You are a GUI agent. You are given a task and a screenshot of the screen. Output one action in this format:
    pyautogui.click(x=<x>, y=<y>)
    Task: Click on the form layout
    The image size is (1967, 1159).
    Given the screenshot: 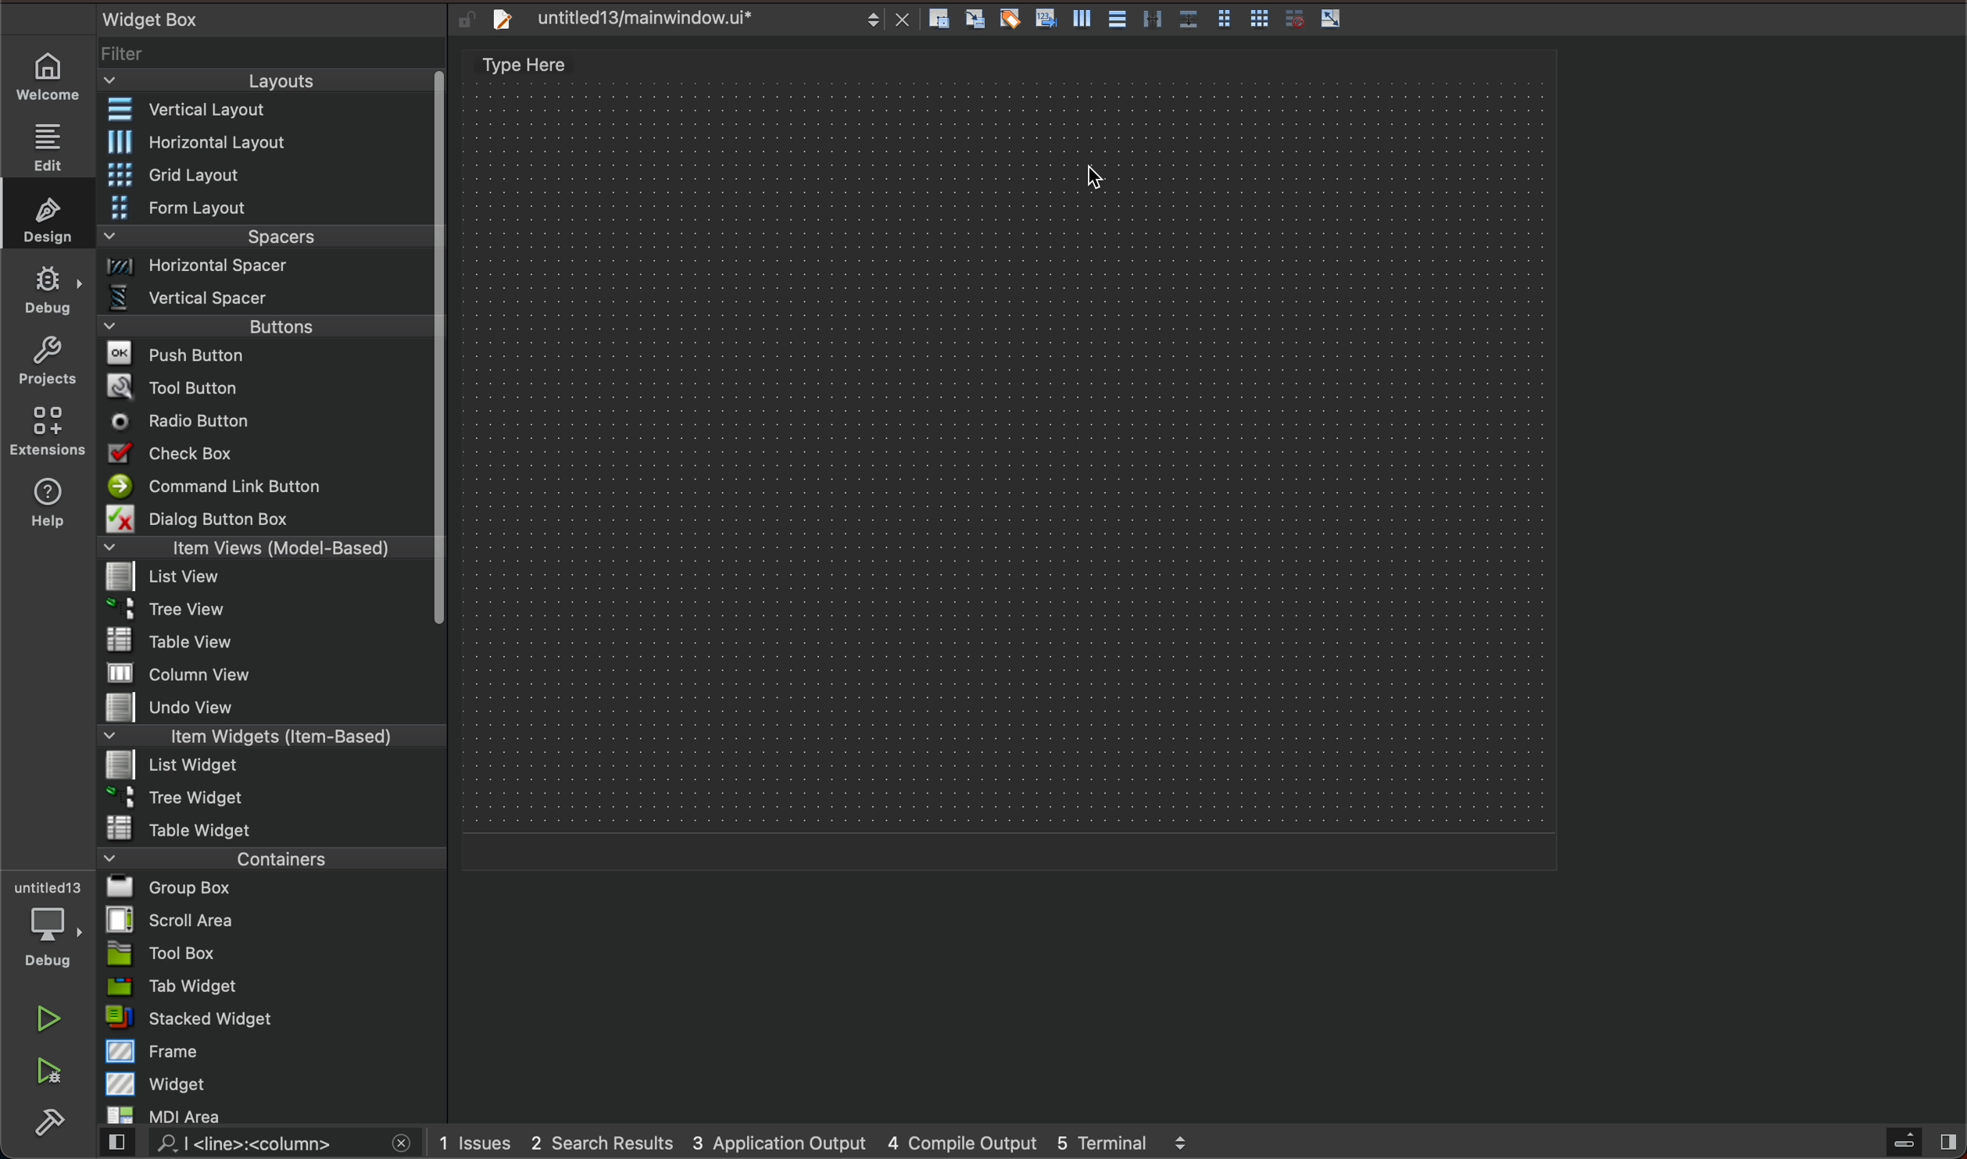 What is the action you would take?
    pyautogui.click(x=1225, y=16)
    